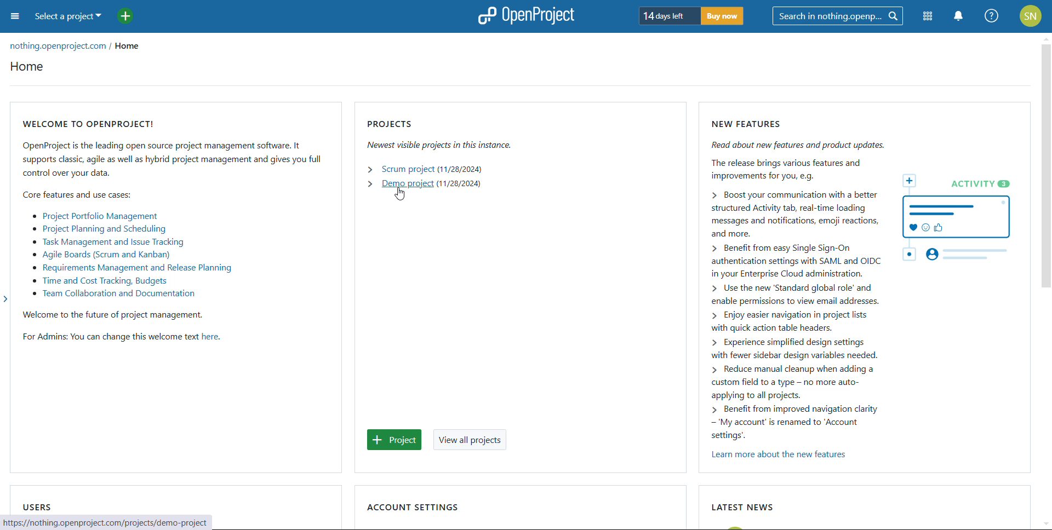 Image resolution: width=1052 pixels, height=530 pixels. What do you see at coordinates (5, 299) in the screenshot?
I see `expand sidebar menu` at bounding box center [5, 299].